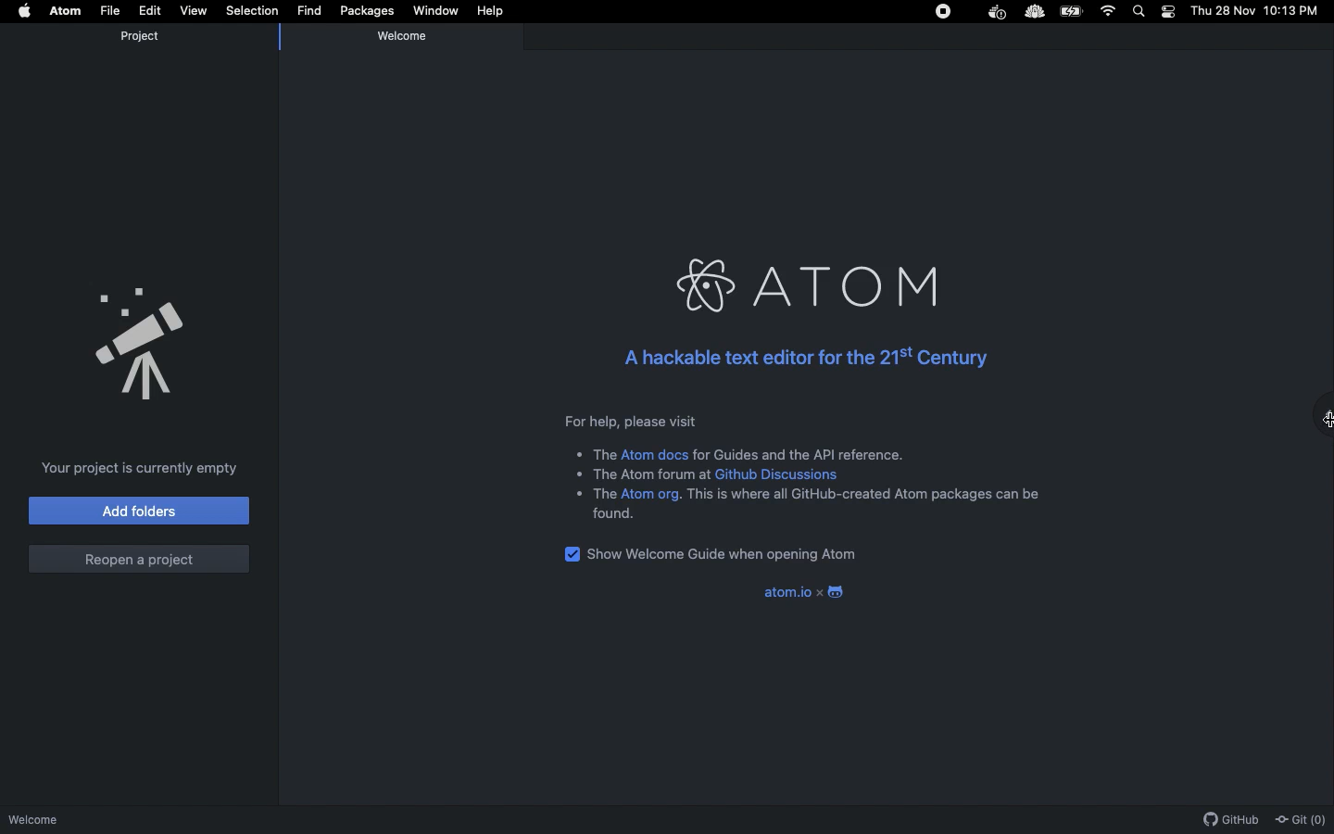 Image resolution: width=1334 pixels, height=834 pixels. Describe the element at coordinates (1038, 12) in the screenshot. I see `Extension` at that location.